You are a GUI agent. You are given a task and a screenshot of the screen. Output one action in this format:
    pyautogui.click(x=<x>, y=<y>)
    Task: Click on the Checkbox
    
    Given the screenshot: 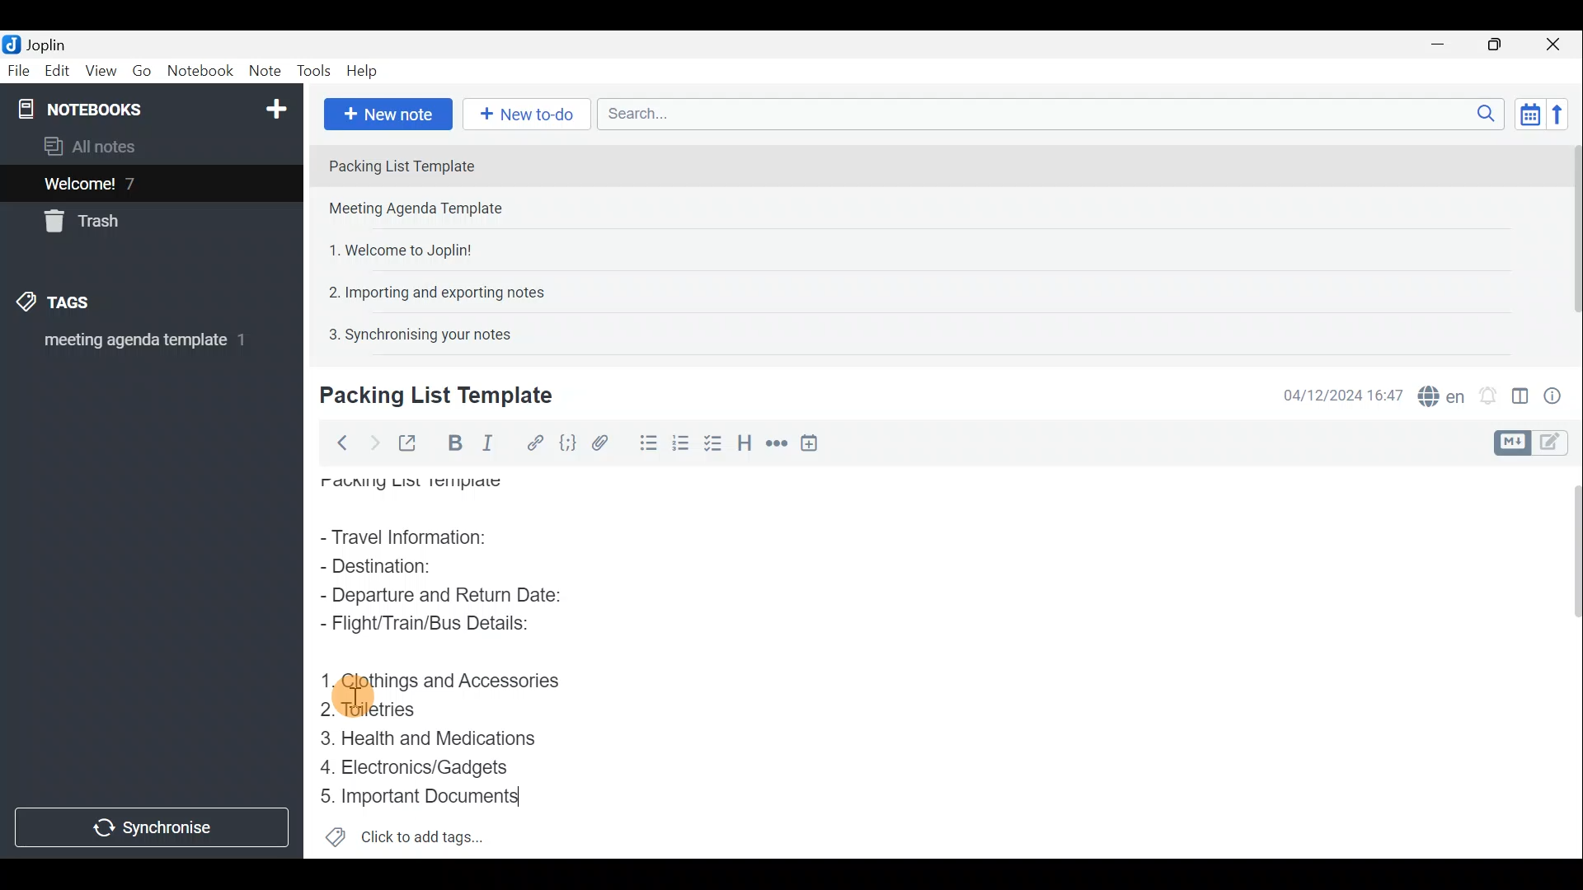 What is the action you would take?
    pyautogui.click(x=680, y=440)
    